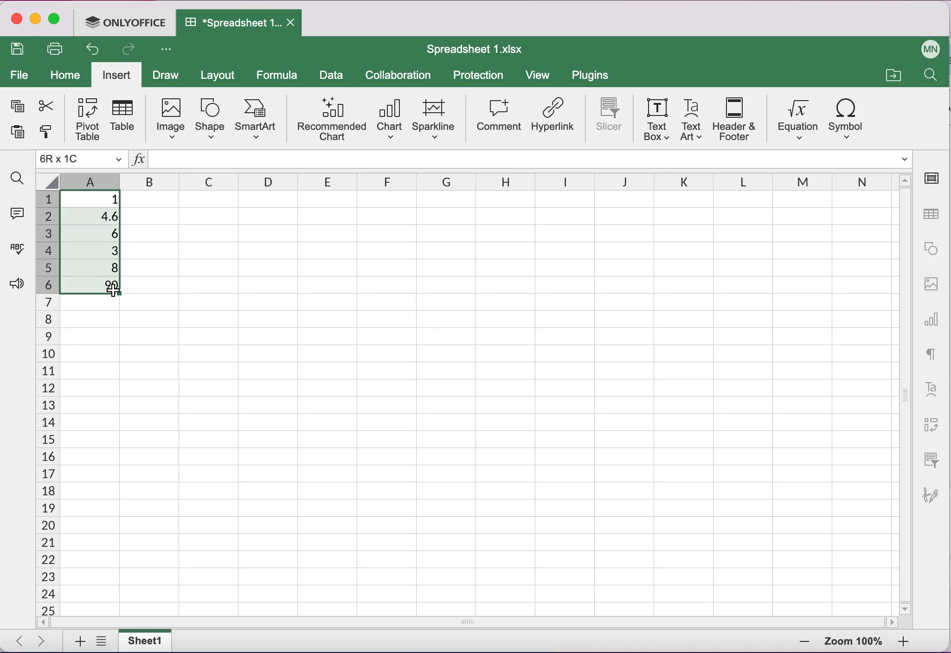 The image size is (951, 653). What do you see at coordinates (474, 48) in the screenshot?
I see `Spreadsheet 1.xIsx` at bounding box center [474, 48].